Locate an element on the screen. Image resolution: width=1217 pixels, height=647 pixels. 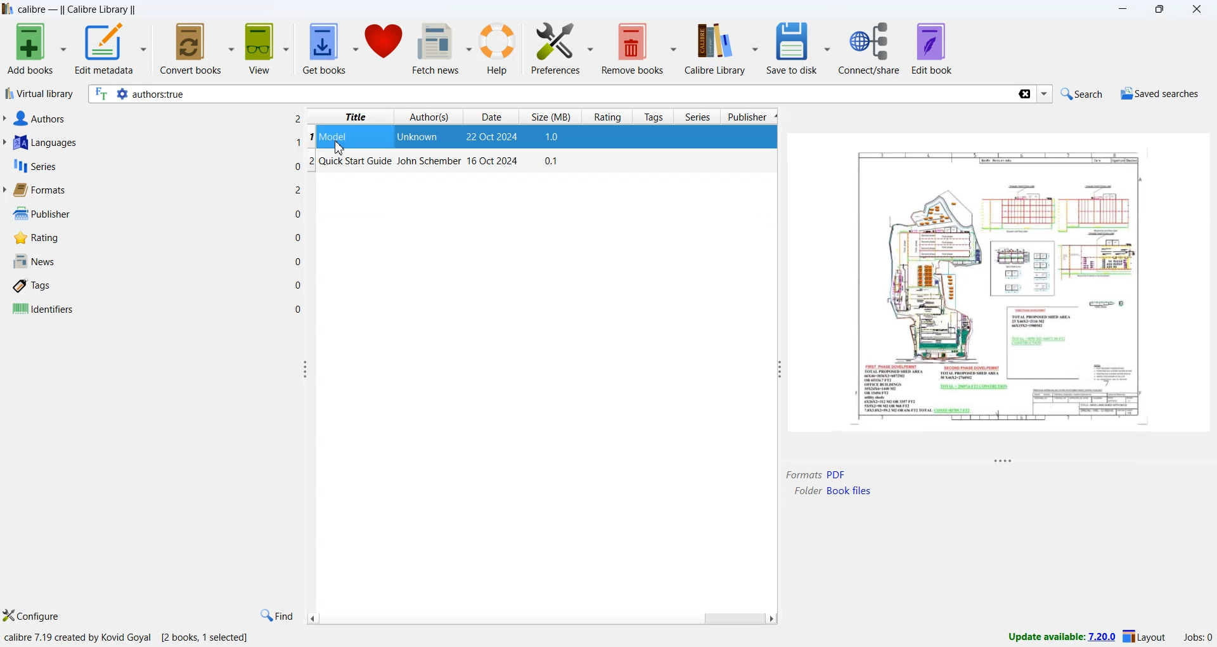
book-2 details is located at coordinates (436, 163).